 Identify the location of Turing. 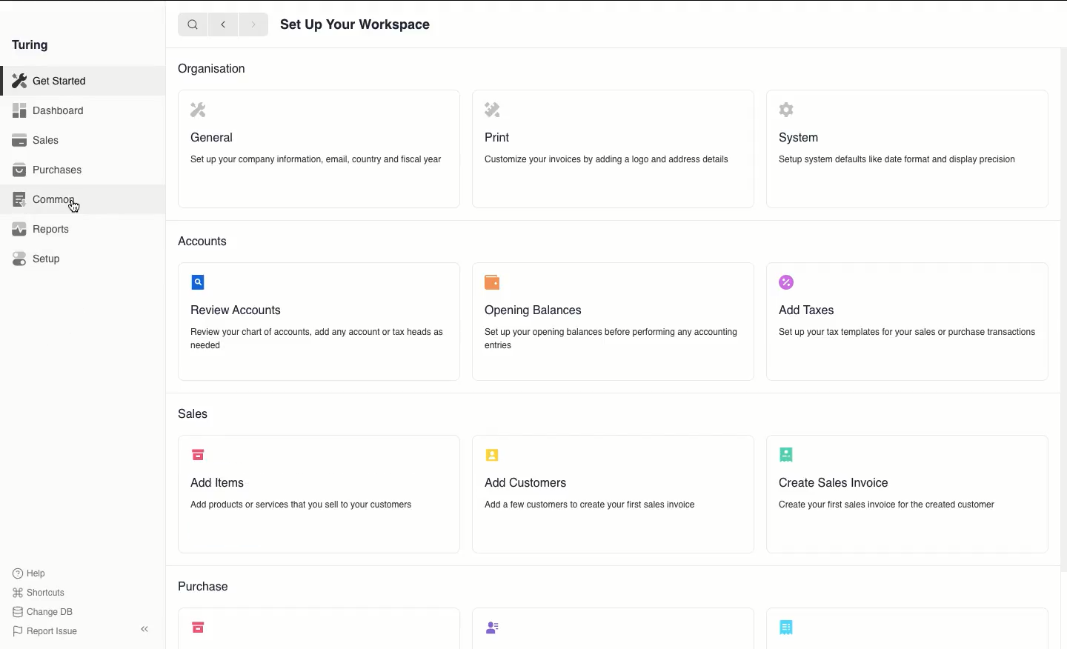
(33, 46).